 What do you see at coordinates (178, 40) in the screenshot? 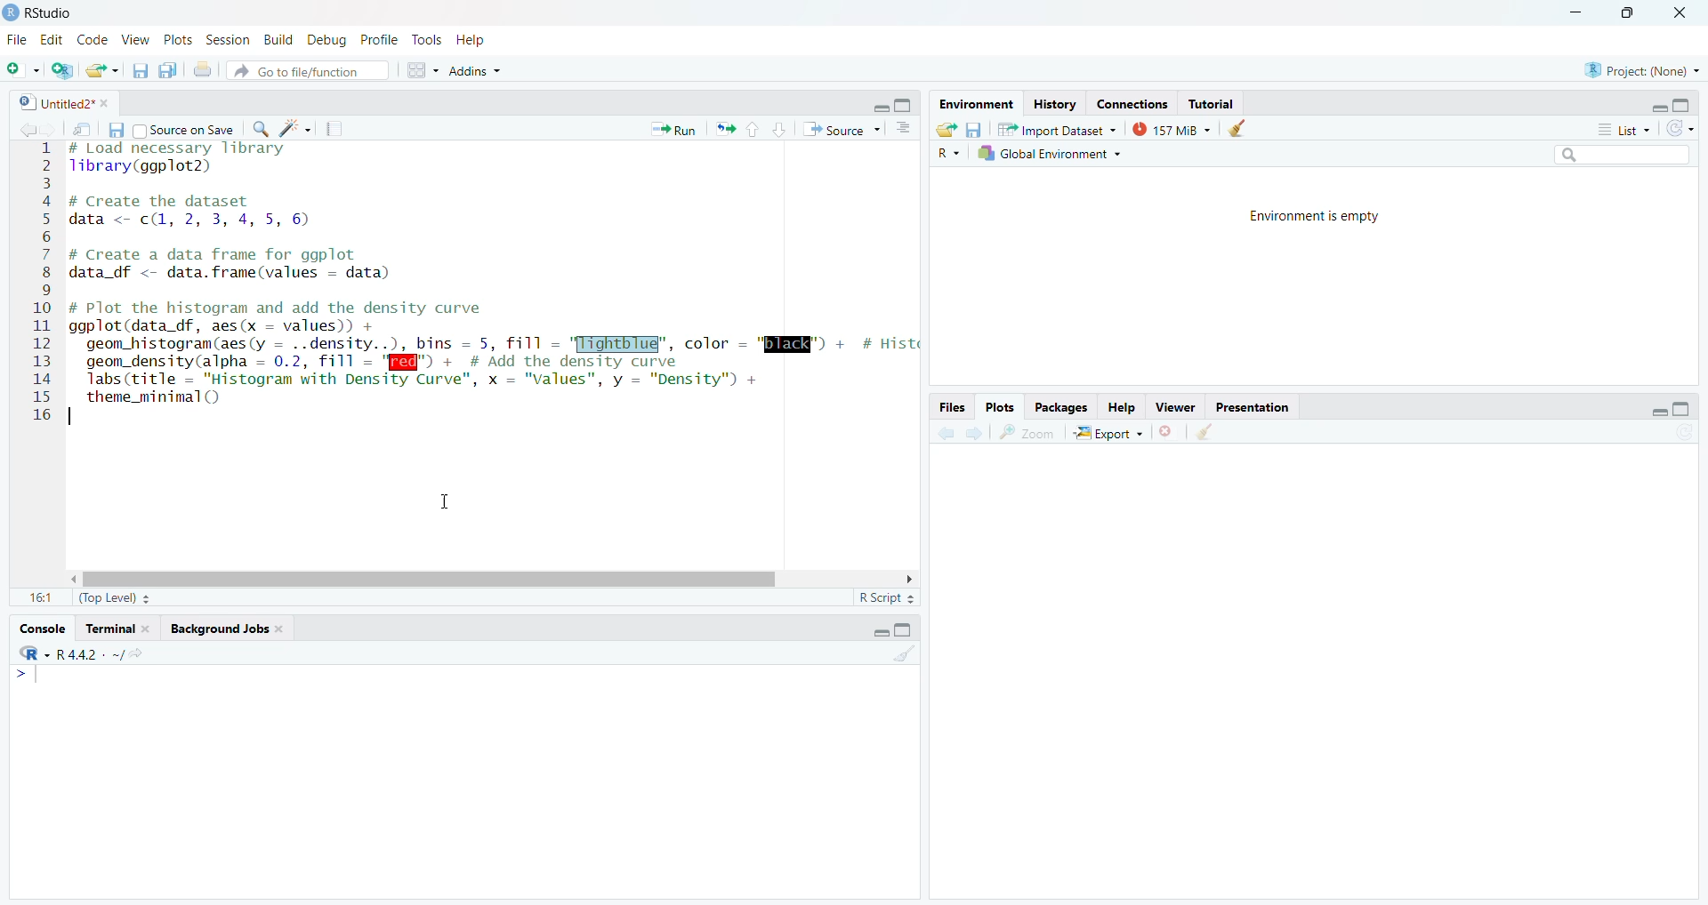
I see `Plots` at bounding box center [178, 40].